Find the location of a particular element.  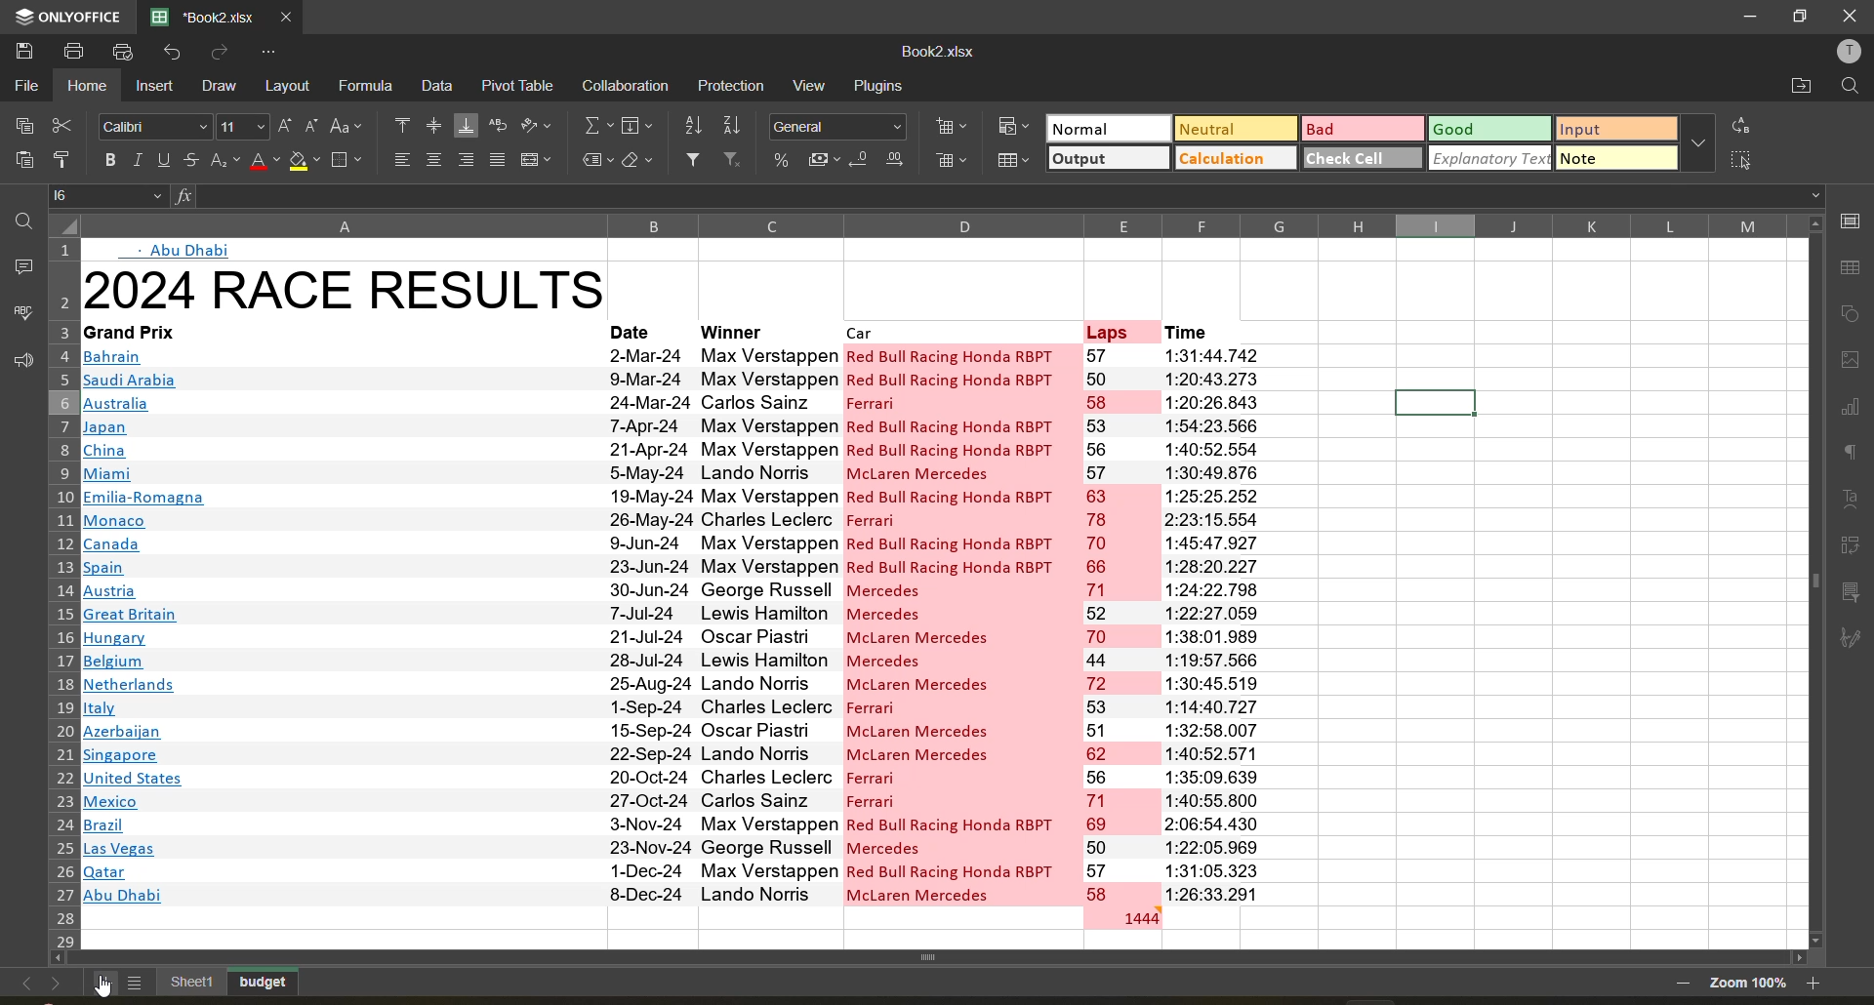

fill color is located at coordinates (305, 162).